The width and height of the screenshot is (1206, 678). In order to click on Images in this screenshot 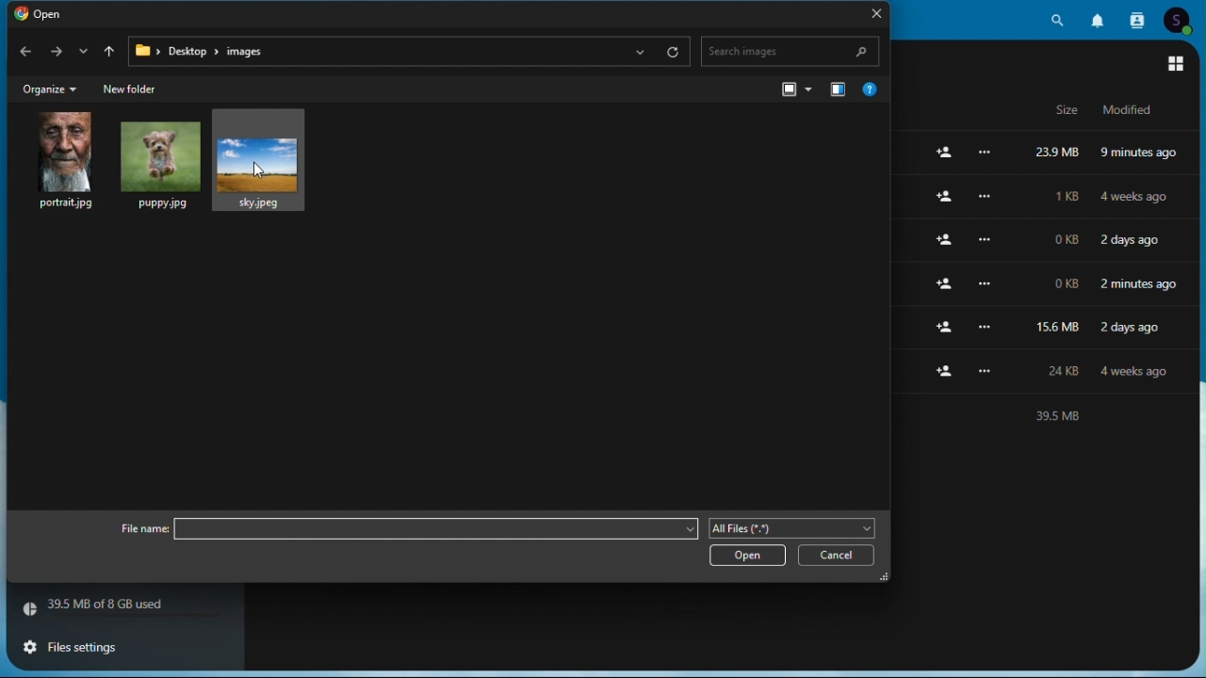, I will do `click(262, 161)`.